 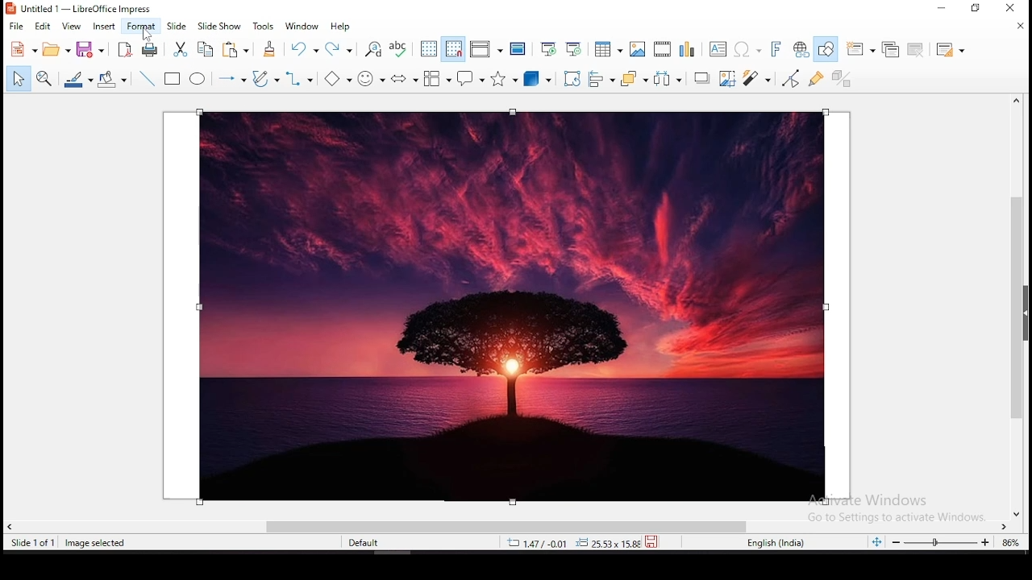 I want to click on slide 1 of 1, so click(x=35, y=543).